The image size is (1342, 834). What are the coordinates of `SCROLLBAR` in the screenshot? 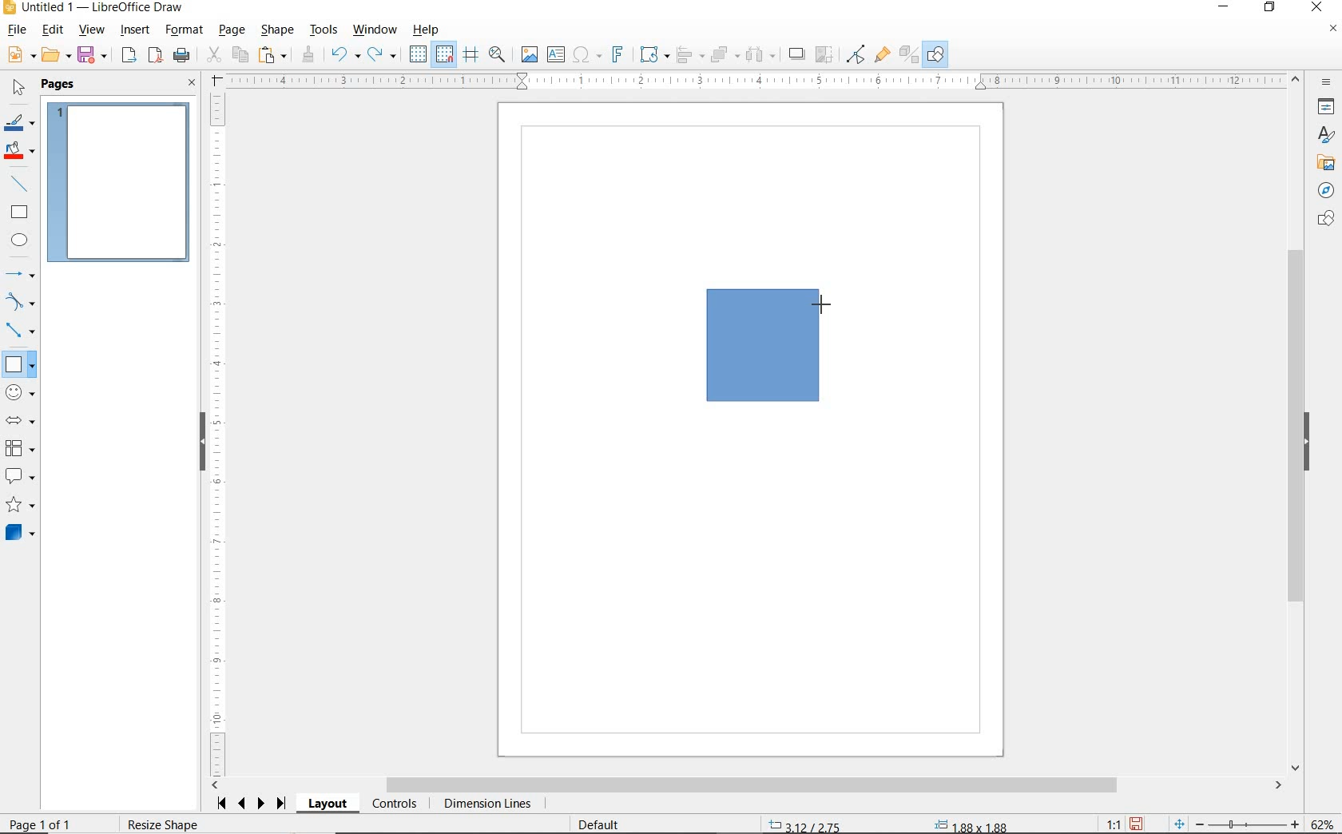 It's located at (1298, 423).